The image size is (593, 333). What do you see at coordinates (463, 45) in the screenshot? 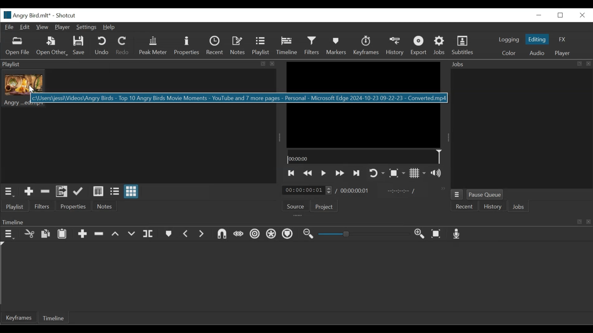
I see `Subtitles` at bounding box center [463, 45].